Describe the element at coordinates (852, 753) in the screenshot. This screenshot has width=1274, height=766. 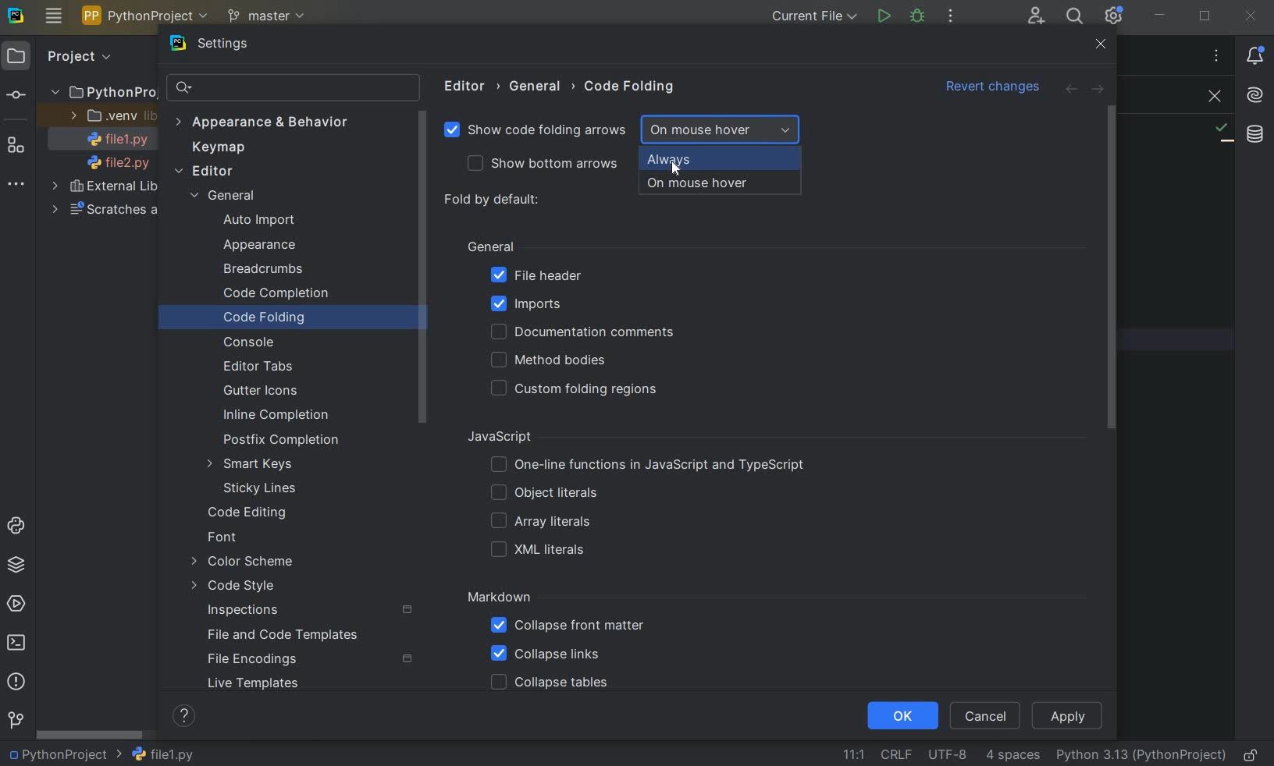
I see `GO TO LINE` at that location.